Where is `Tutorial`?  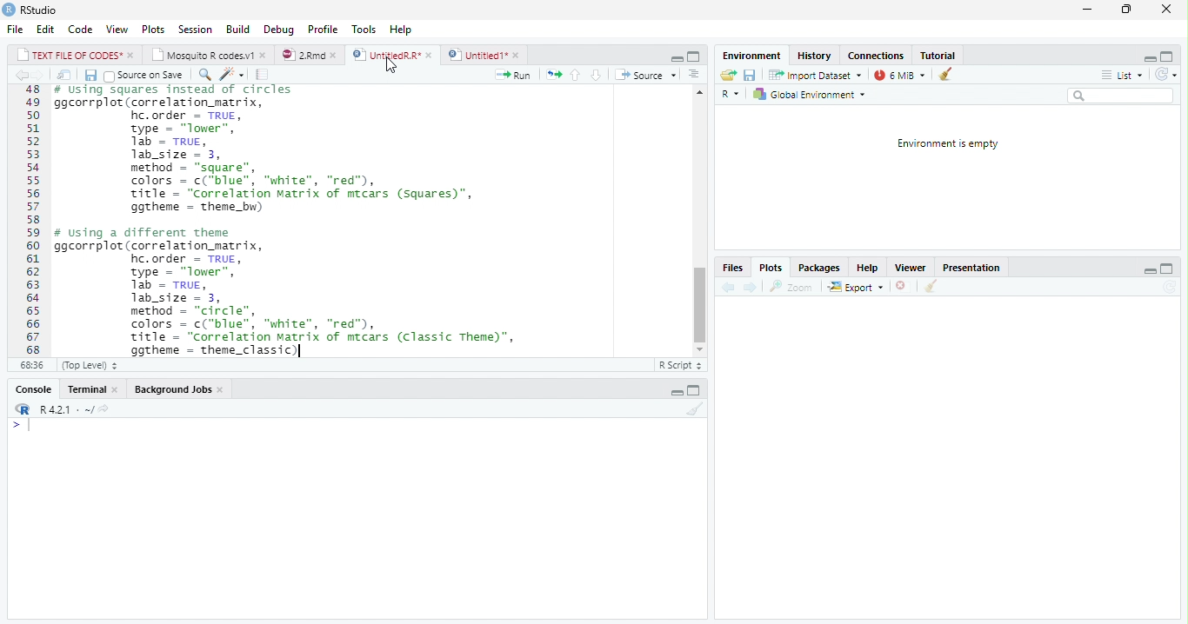 Tutorial is located at coordinates (939, 55).